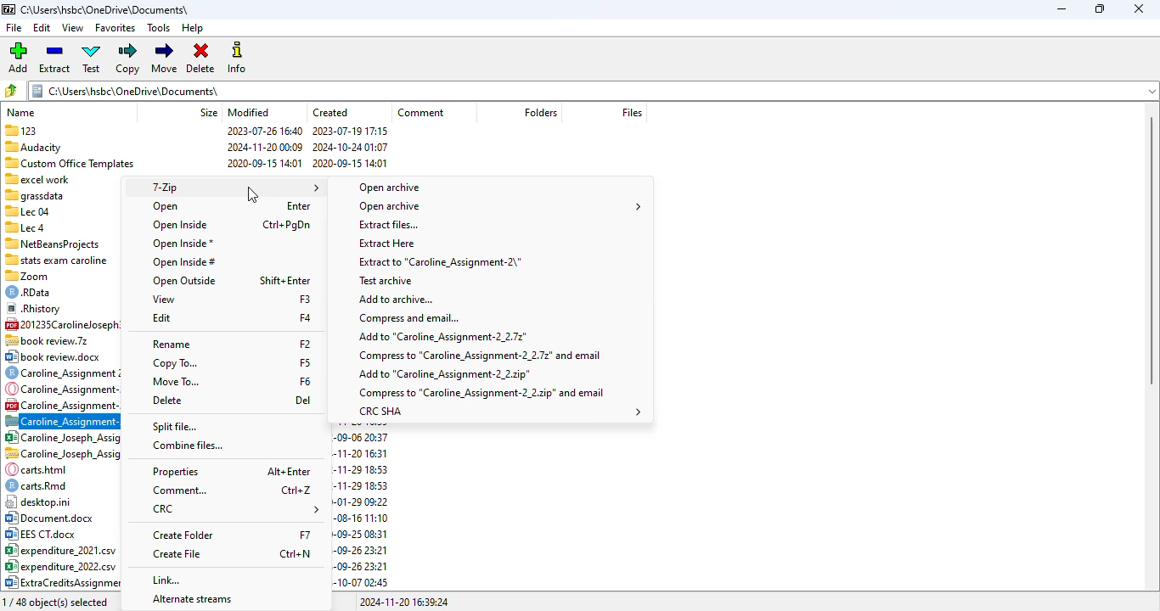 This screenshot has width=1160, height=611. I want to click on shortcut for create file, so click(295, 553).